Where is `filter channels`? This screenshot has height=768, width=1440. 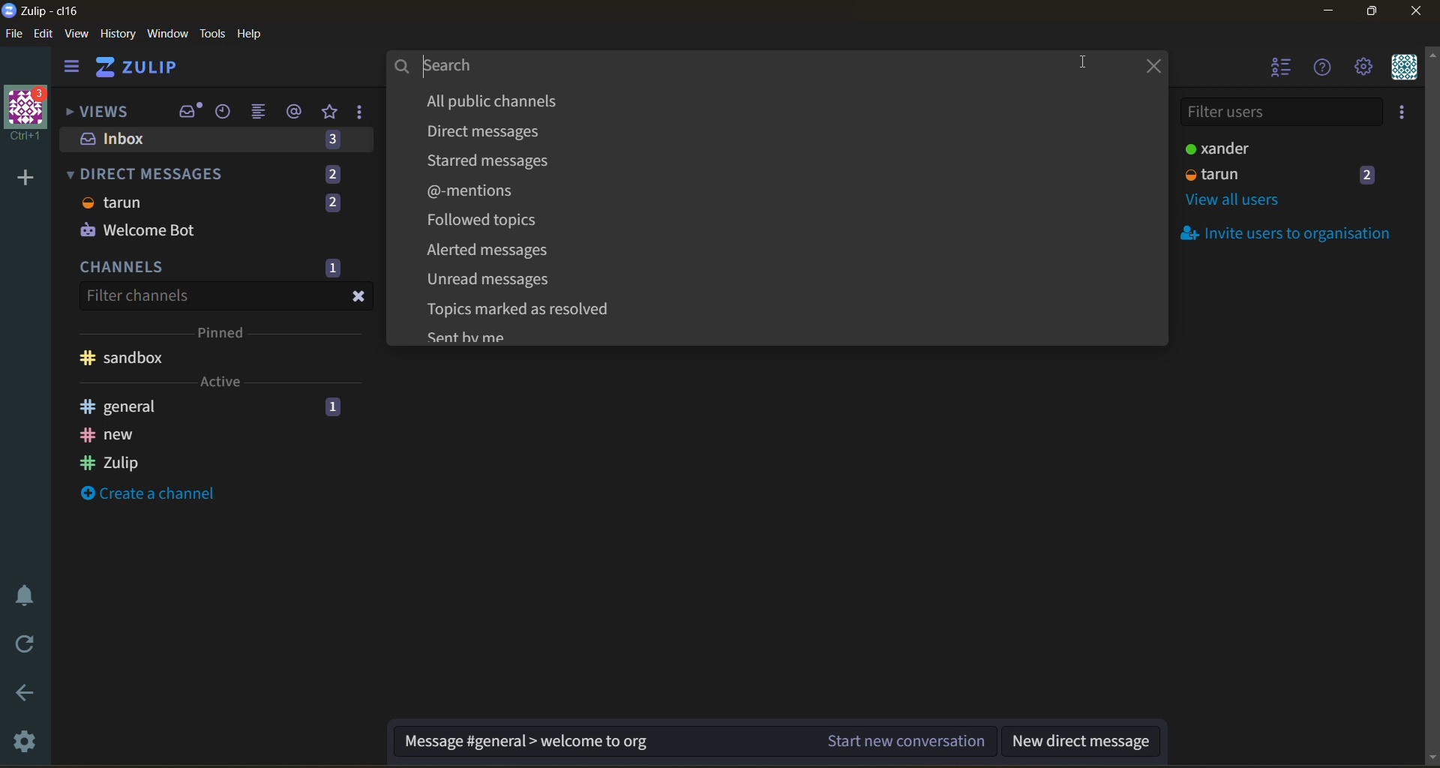
filter channels is located at coordinates (139, 297).